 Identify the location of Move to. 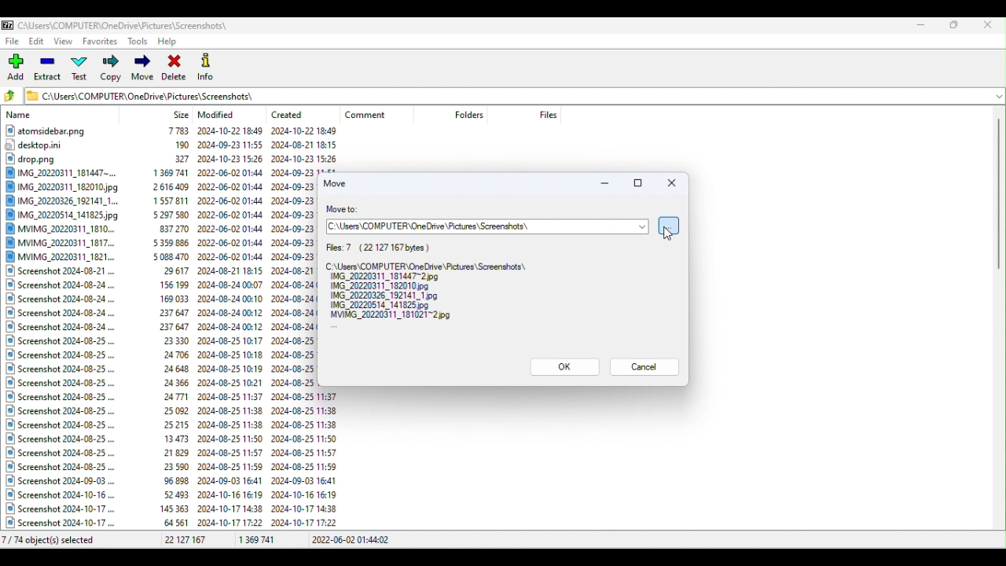
(348, 210).